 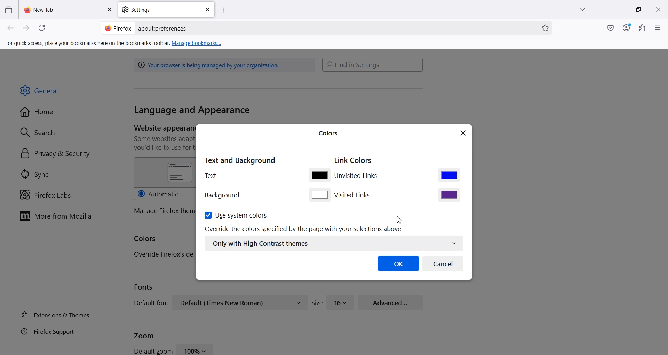 I want to click on Firefox Labs, so click(x=45, y=195).